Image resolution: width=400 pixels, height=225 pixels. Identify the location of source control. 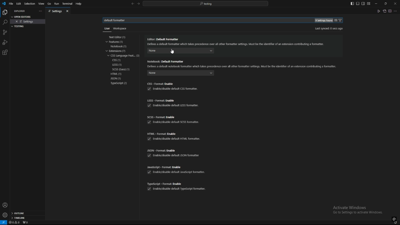
(5, 32).